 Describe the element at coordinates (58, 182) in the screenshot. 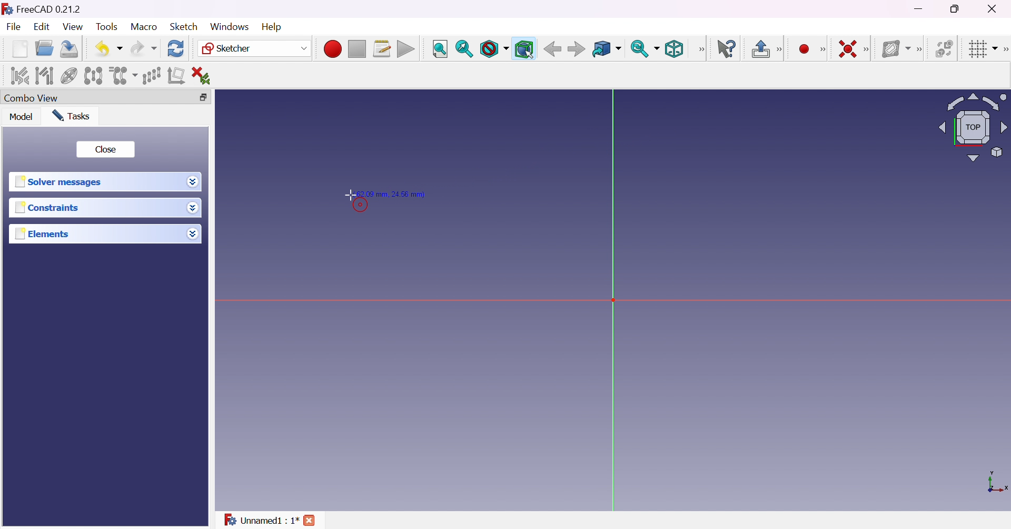

I see `Solver messages` at that location.